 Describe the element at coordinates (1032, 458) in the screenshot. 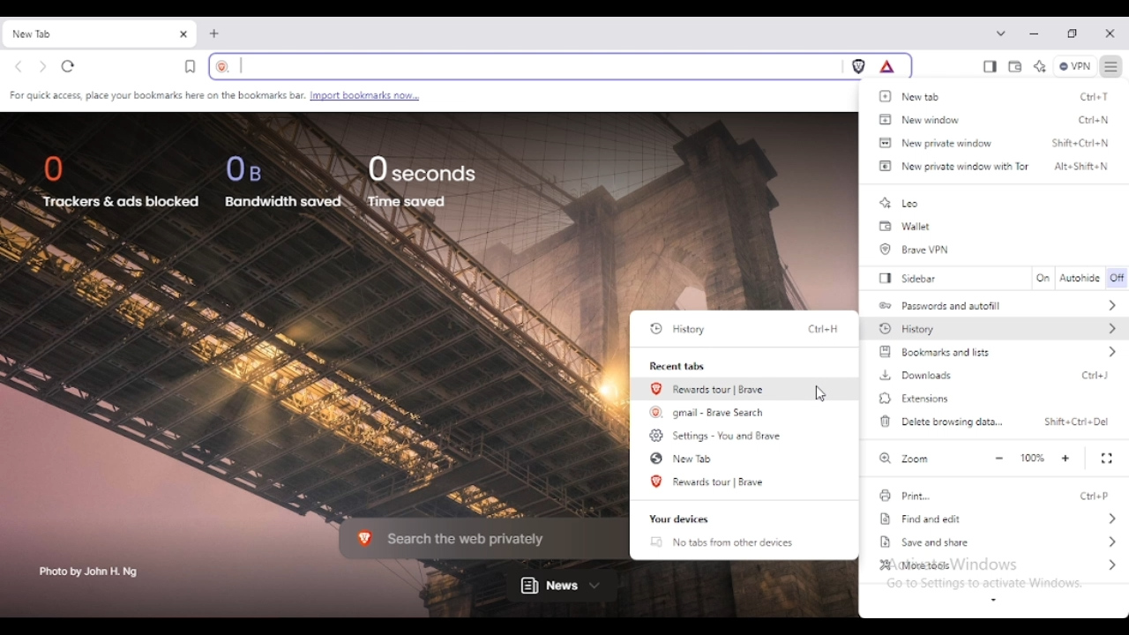

I see `100%` at that location.